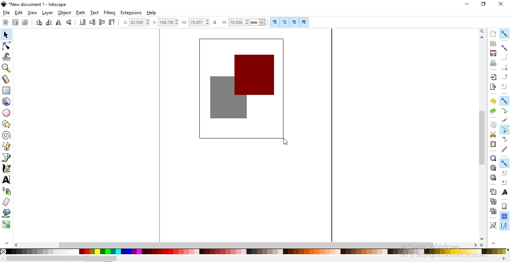  Describe the element at coordinates (47, 13) in the screenshot. I see `layer` at that location.